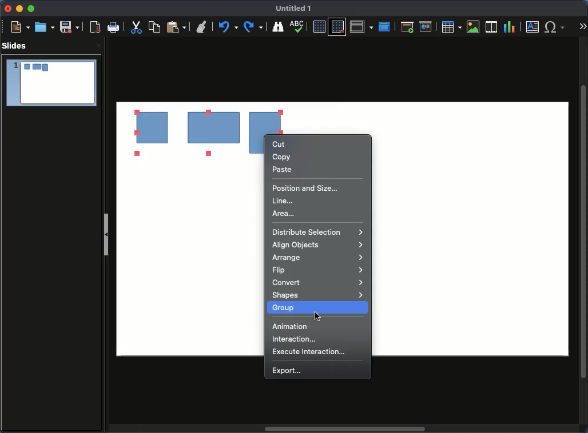 The height and width of the screenshot is (433, 588). Describe the element at coordinates (285, 157) in the screenshot. I see `Copy` at that location.